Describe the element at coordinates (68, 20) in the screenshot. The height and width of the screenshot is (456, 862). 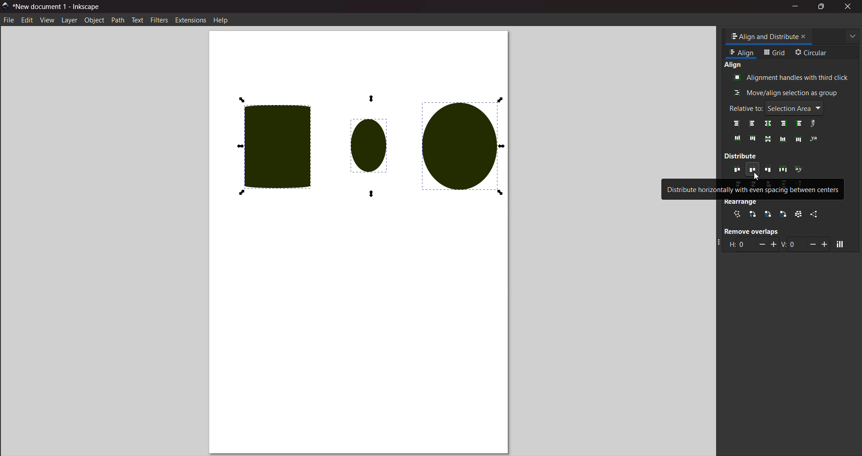
I see `layer` at that location.